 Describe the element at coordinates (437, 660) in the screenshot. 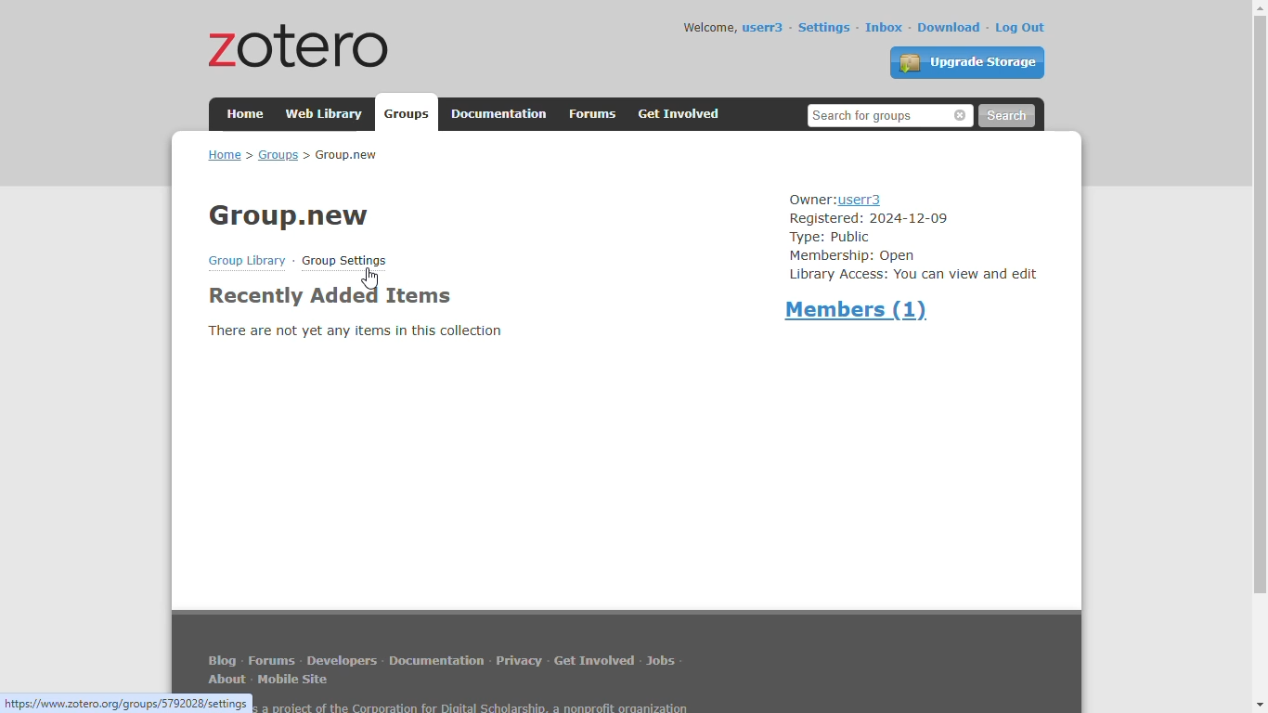

I see `documentation` at that location.